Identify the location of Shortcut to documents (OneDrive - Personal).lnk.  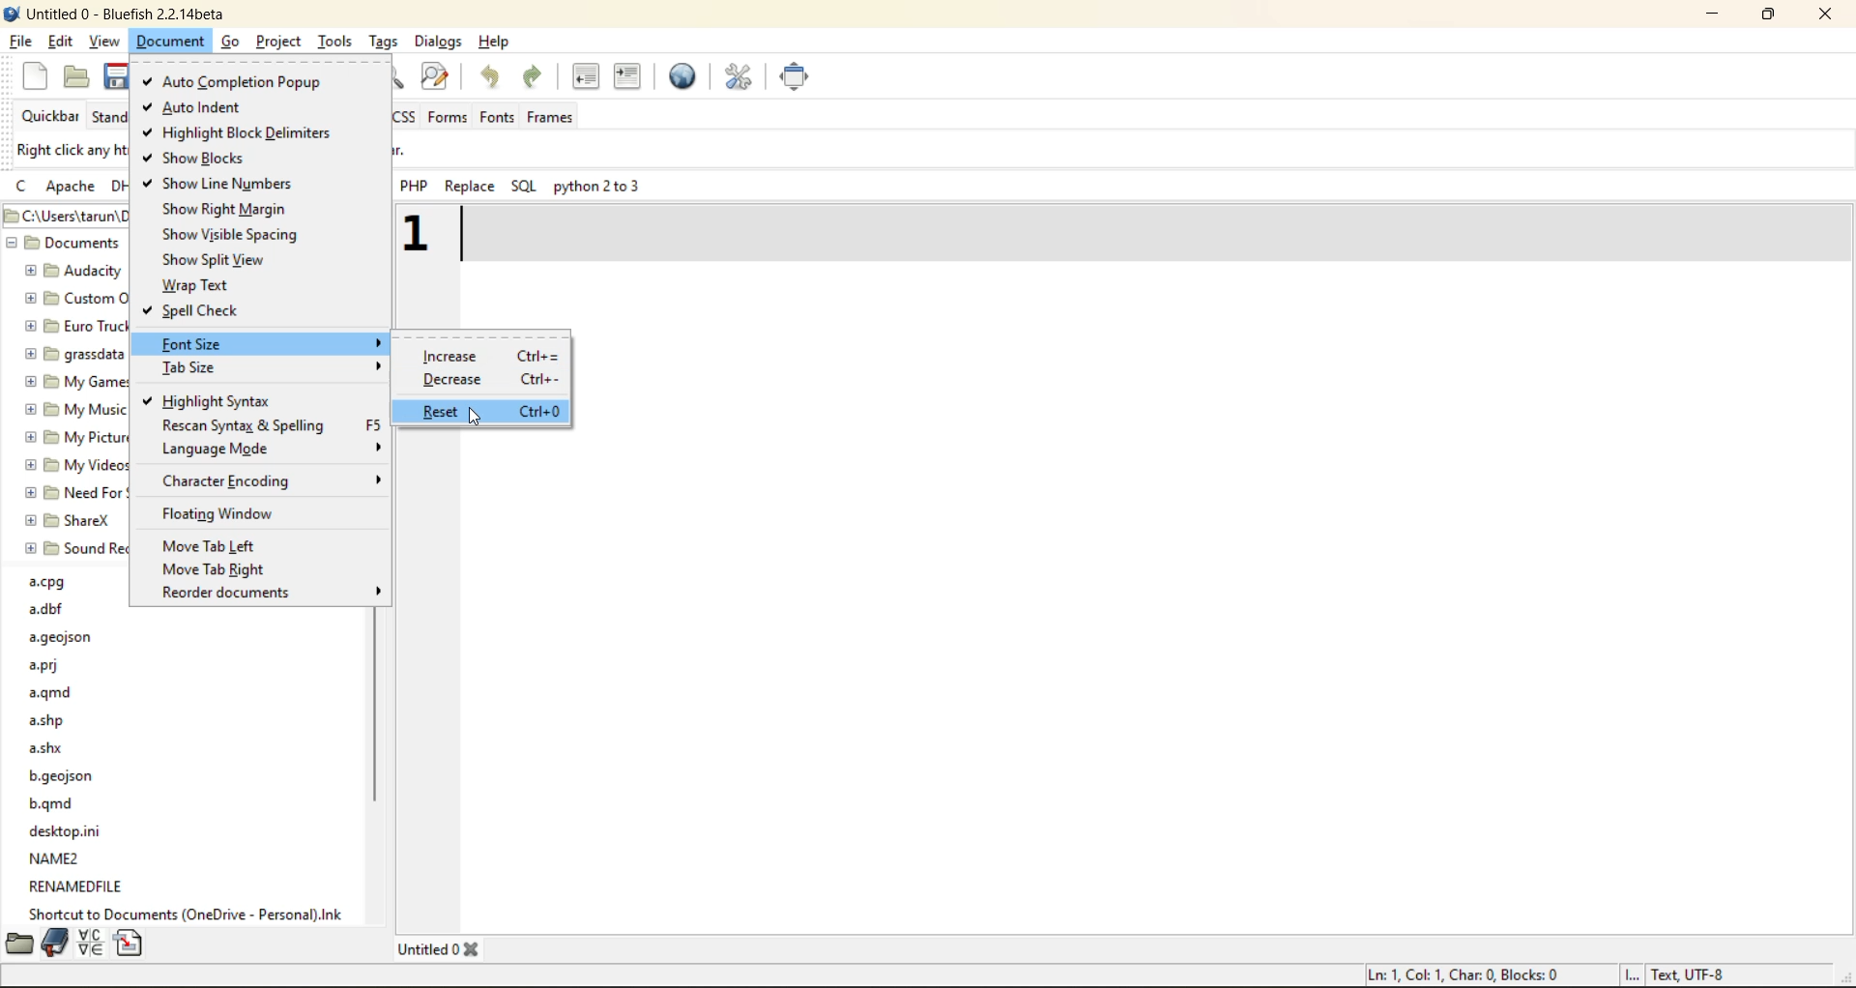
(189, 913).